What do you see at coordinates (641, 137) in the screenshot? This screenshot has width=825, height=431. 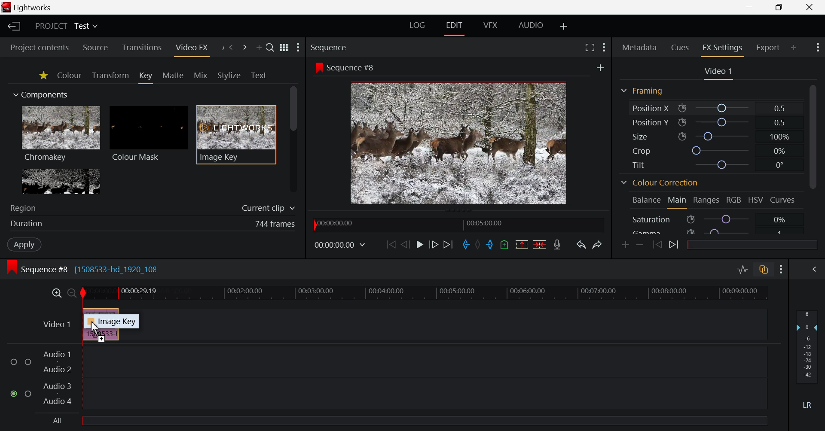 I see `Size` at bounding box center [641, 137].